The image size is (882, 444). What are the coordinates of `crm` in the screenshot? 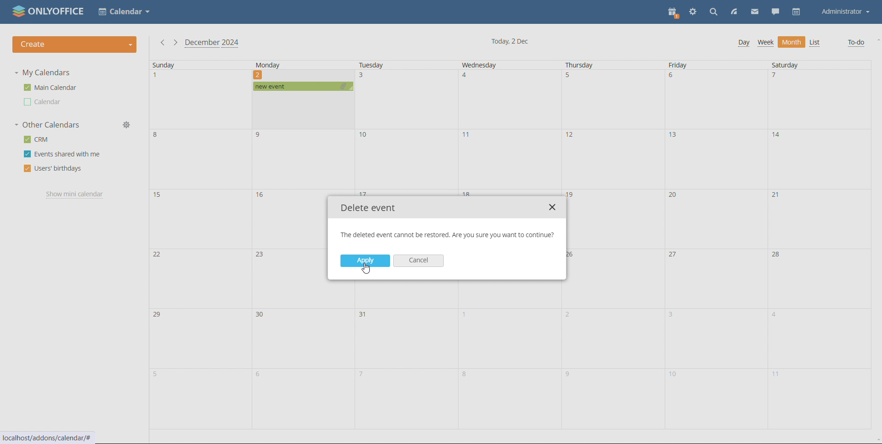 It's located at (36, 139).